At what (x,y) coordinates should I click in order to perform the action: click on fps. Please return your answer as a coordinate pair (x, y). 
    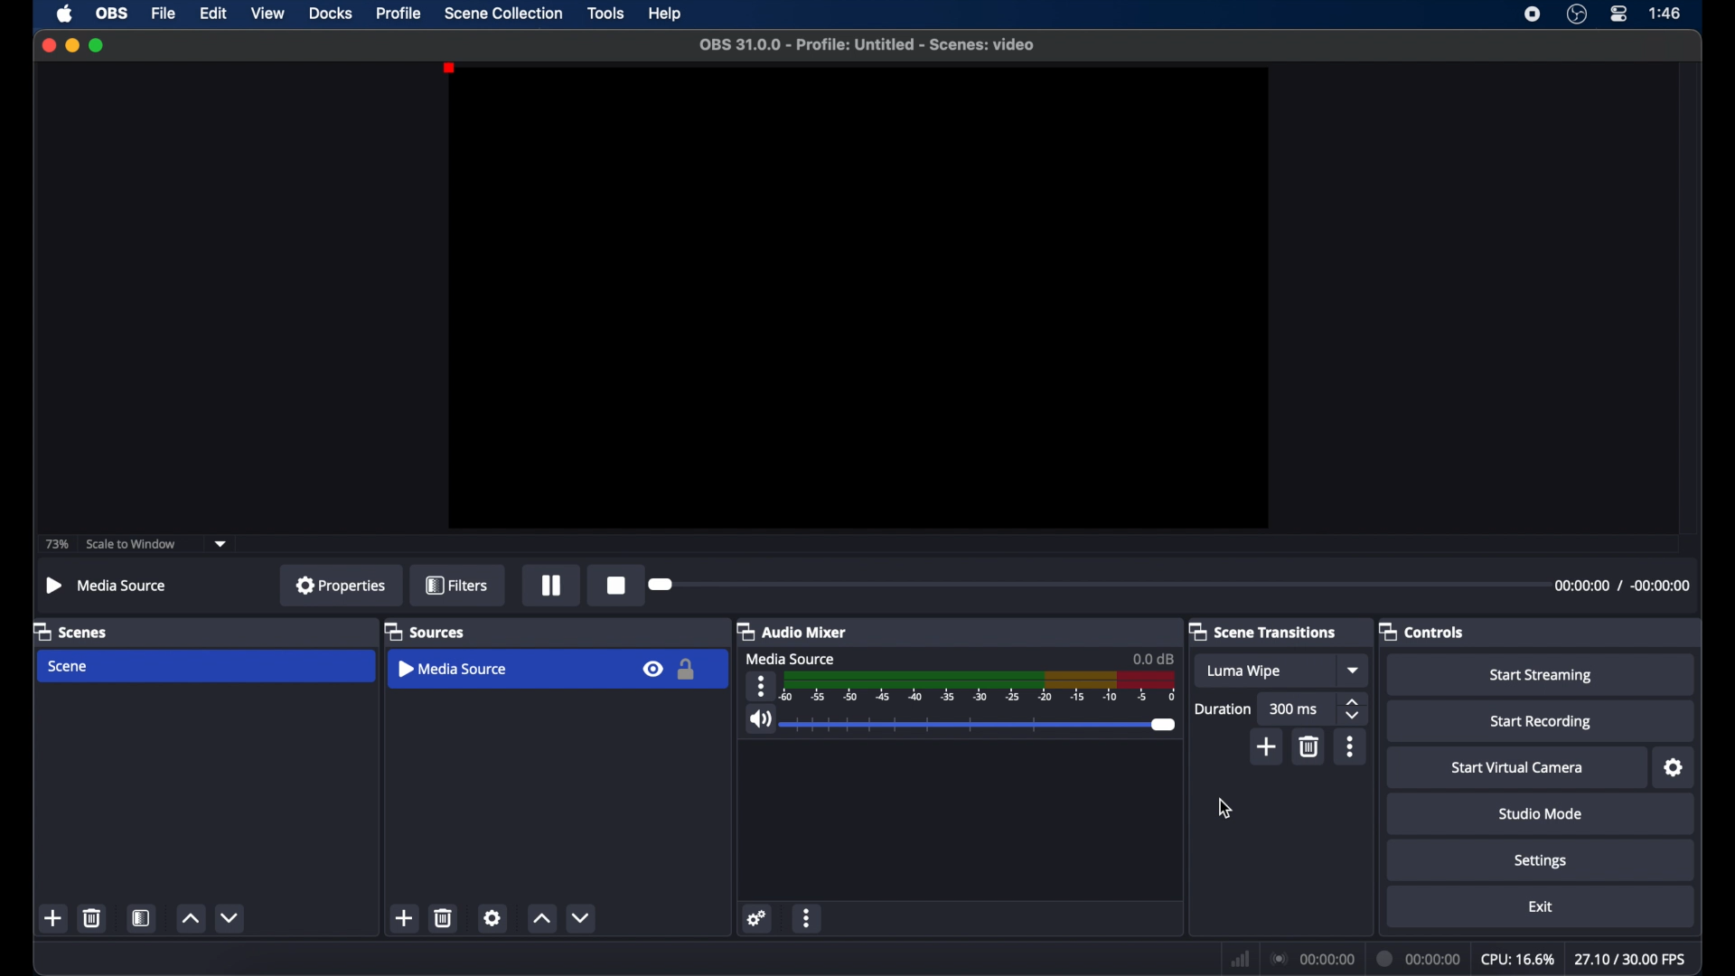
    Looking at the image, I should click on (1632, 959).